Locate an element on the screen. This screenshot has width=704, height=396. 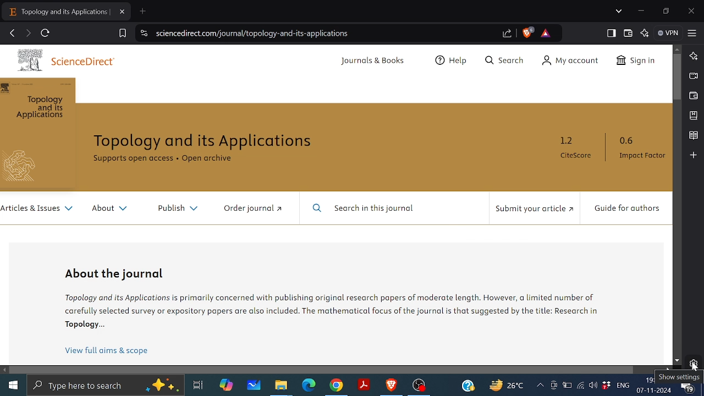
Task View is located at coordinates (198, 386).